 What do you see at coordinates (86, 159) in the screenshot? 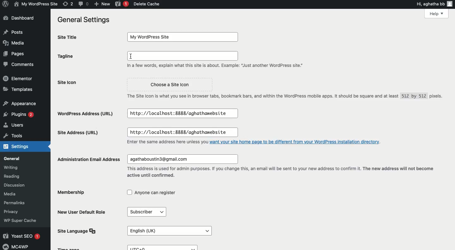
I see `Administration email address ` at bounding box center [86, 159].